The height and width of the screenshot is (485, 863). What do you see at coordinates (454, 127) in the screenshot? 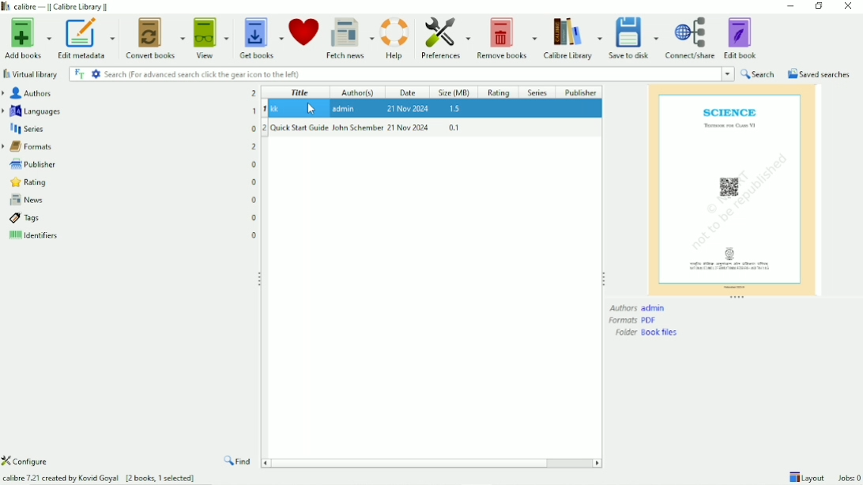
I see `0.1` at bounding box center [454, 127].